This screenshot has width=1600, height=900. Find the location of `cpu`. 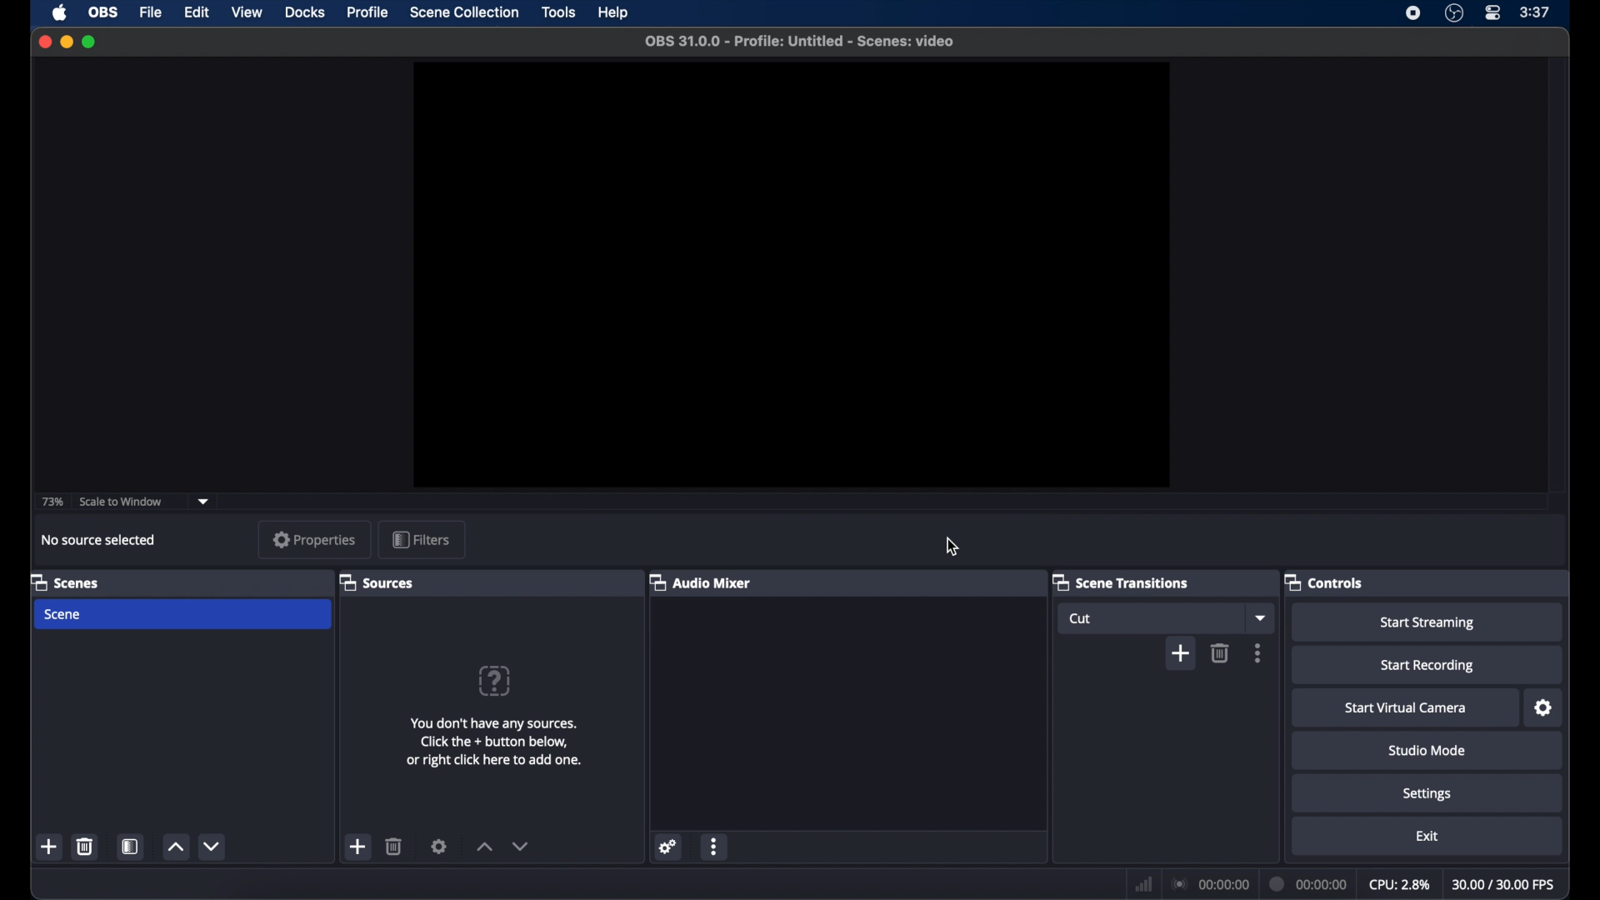

cpu is located at coordinates (1400, 885).